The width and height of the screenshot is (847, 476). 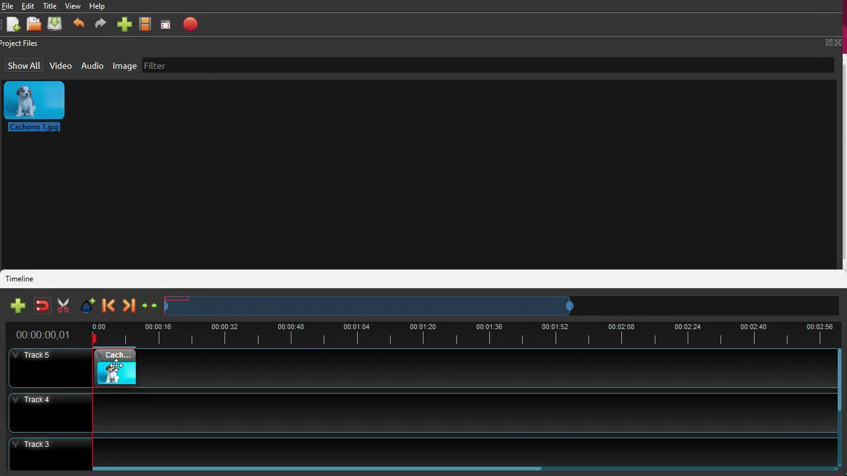 I want to click on help, so click(x=100, y=6).